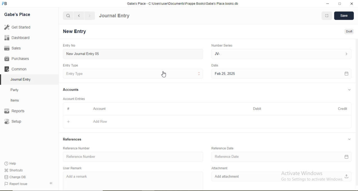 This screenshot has height=191, width=358. I want to click on Reference Number, so click(78, 148).